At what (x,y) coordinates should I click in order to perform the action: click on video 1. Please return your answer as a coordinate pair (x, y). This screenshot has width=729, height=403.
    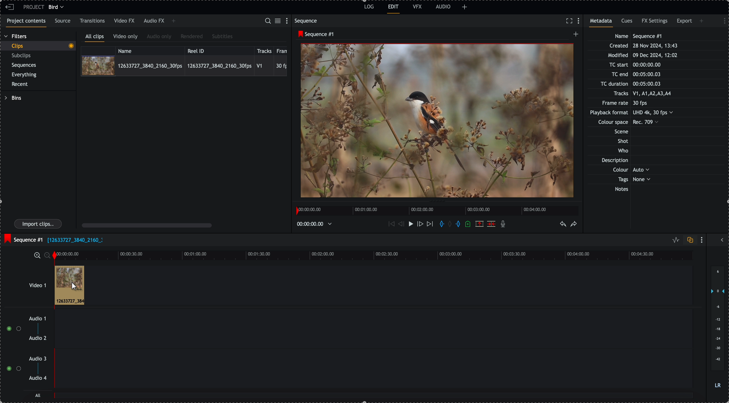
    Looking at the image, I should click on (30, 282).